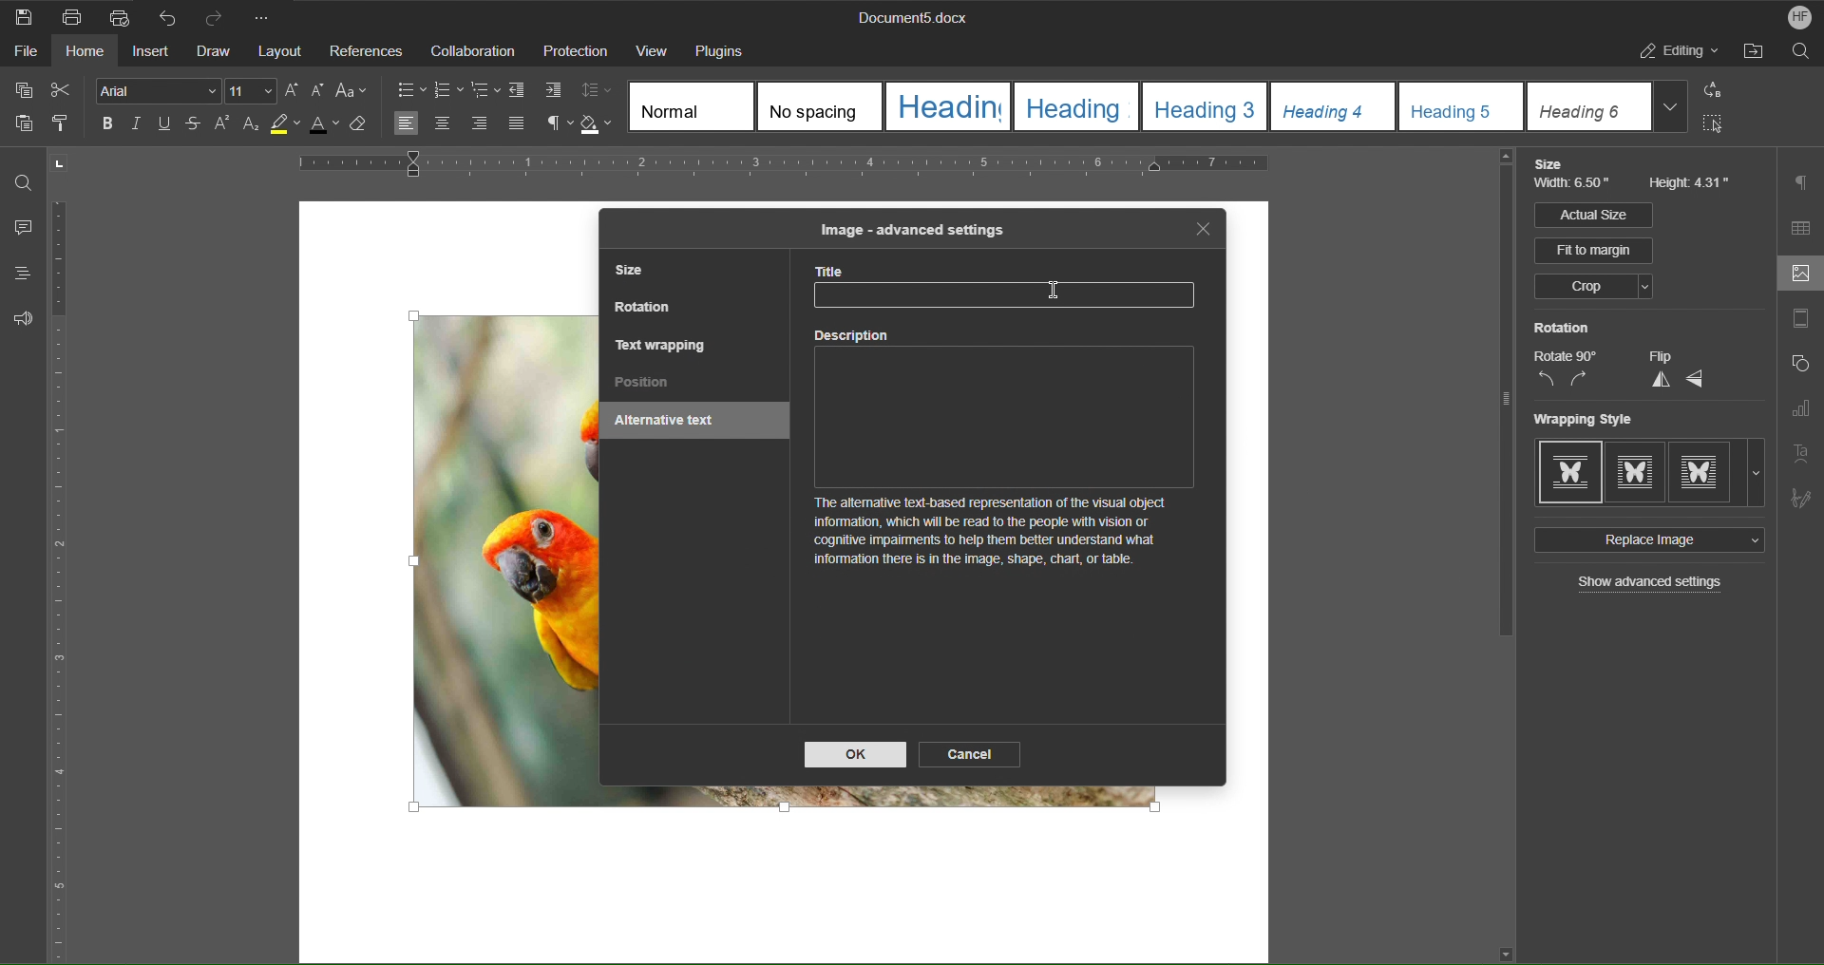  What do you see at coordinates (847, 167) in the screenshot?
I see `Horizontal Ruler` at bounding box center [847, 167].